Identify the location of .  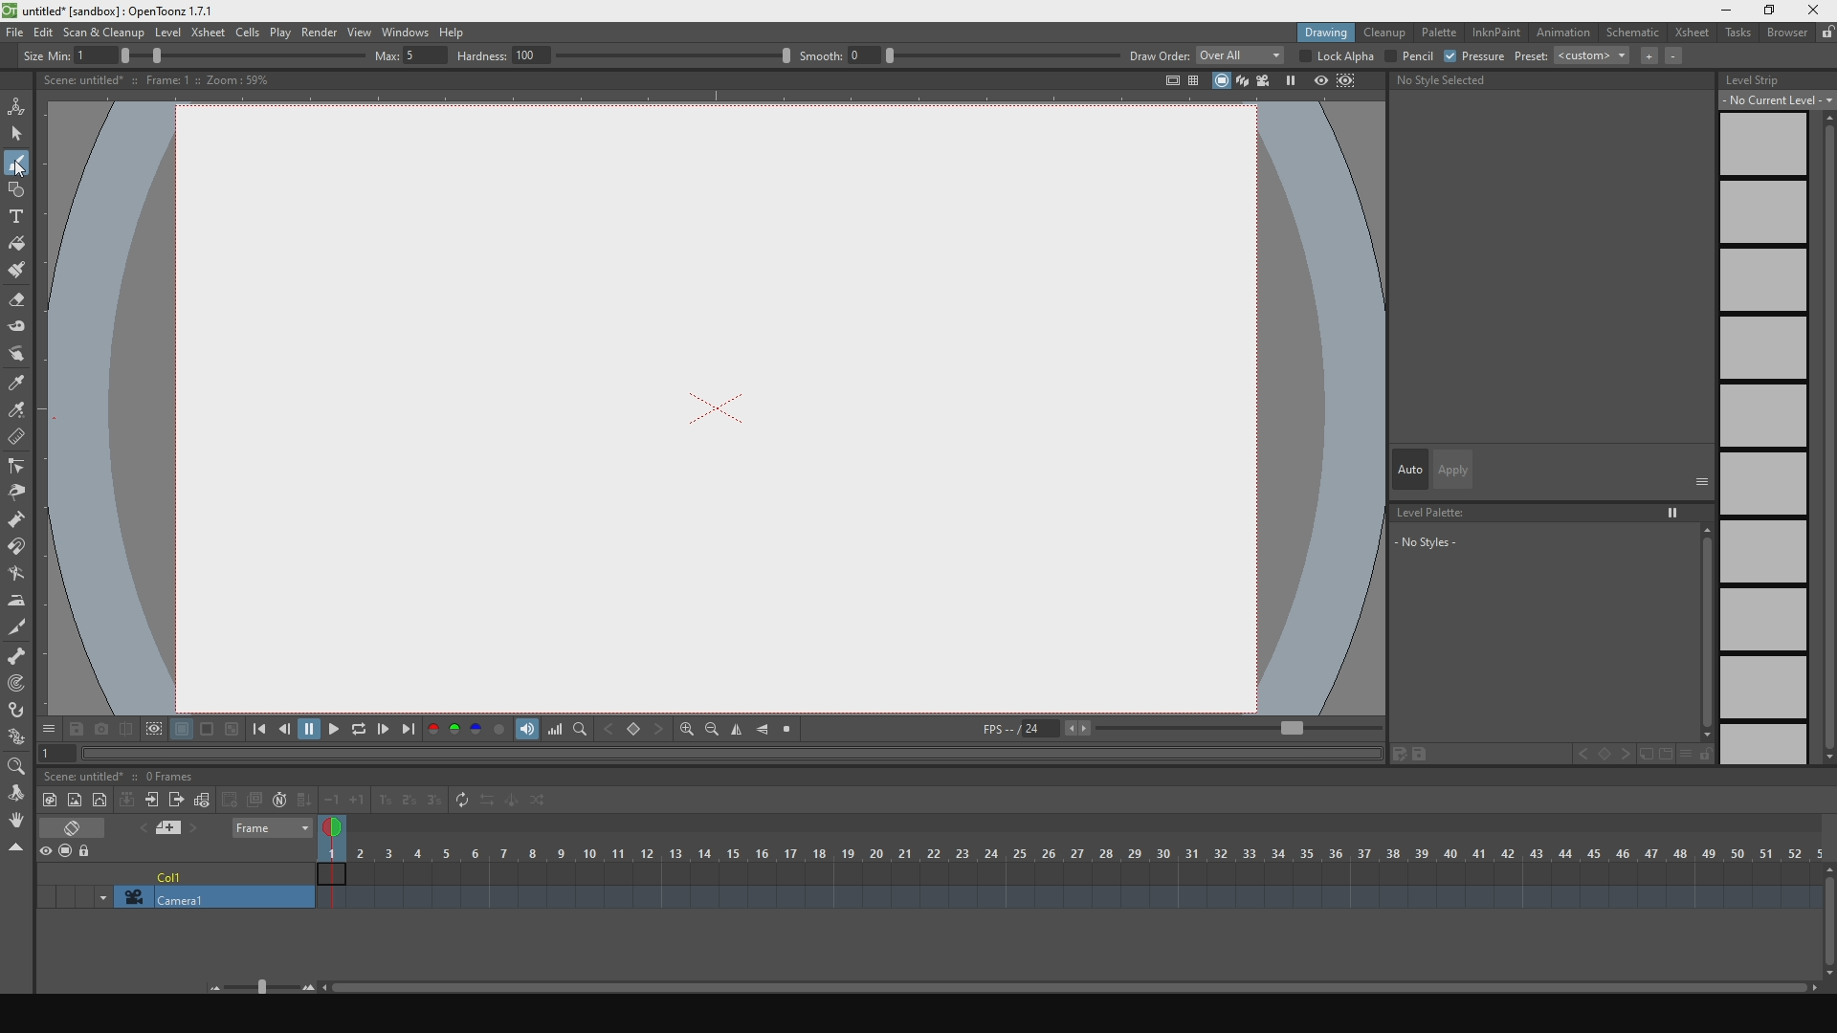
(1676, 57).